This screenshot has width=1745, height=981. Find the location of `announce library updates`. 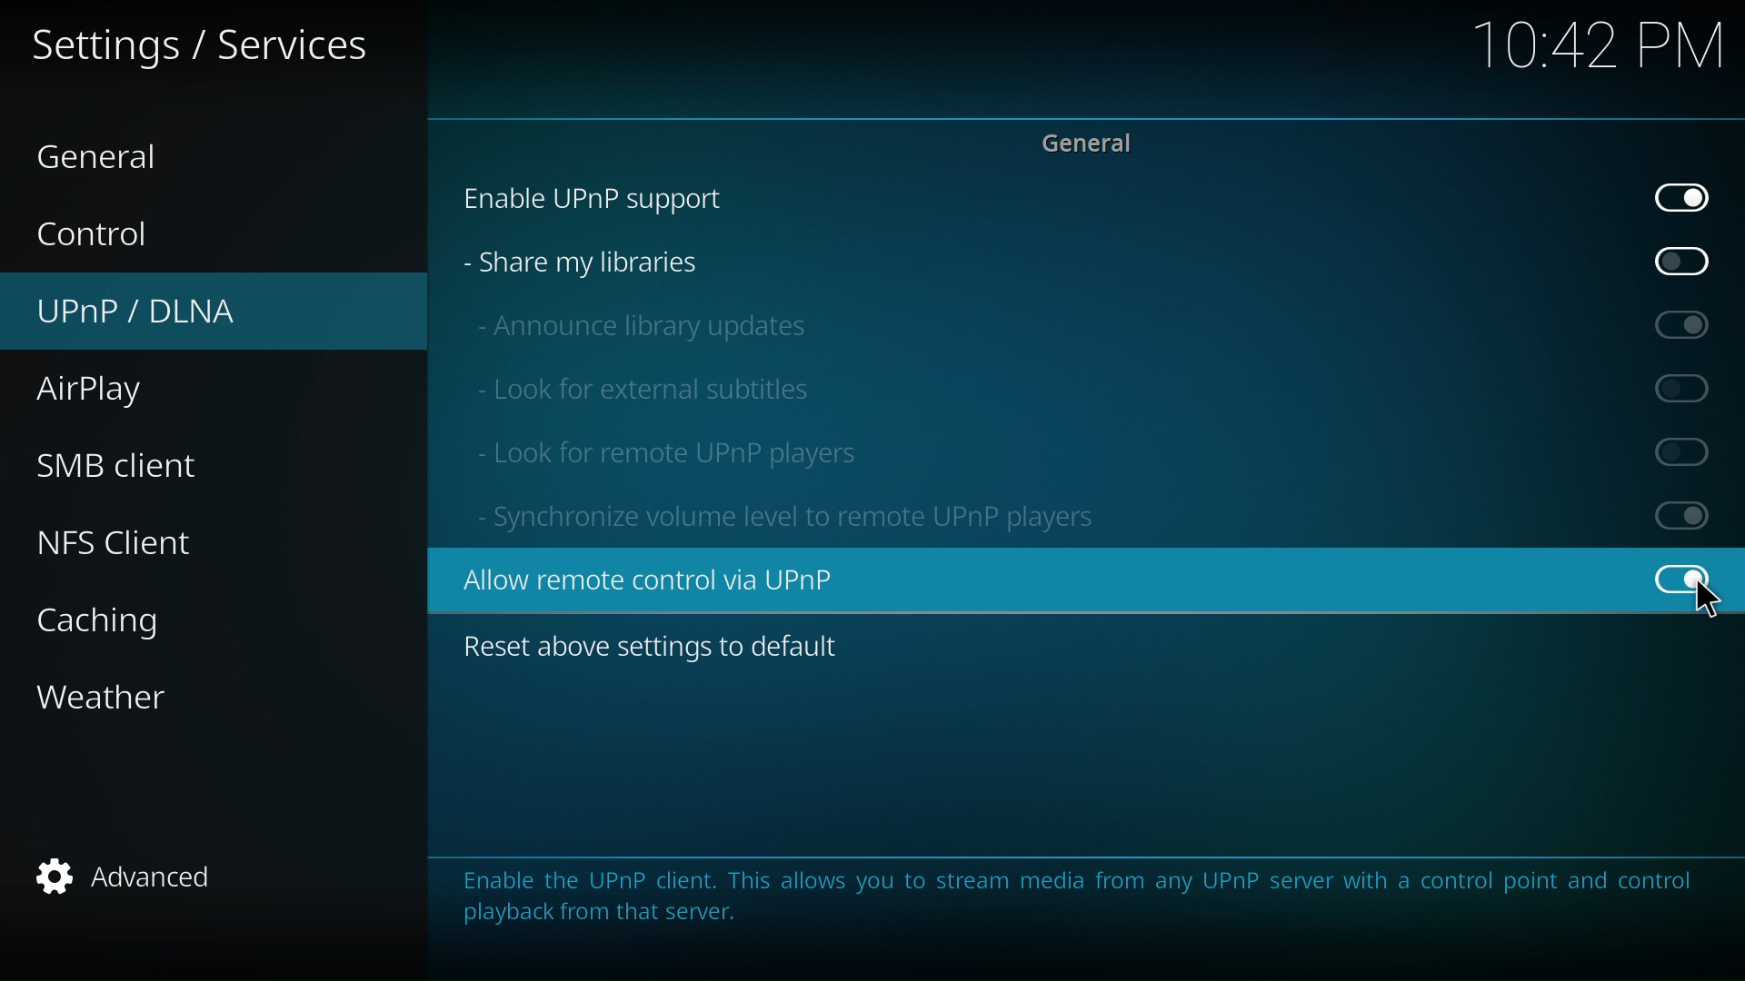

announce library updates is located at coordinates (1096, 322).